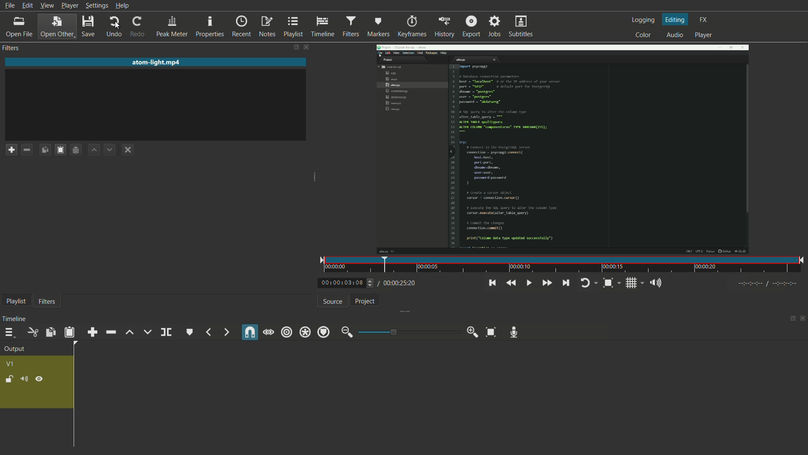 The image size is (808, 455). What do you see at coordinates (76, 149) in the screenshot?
I see `Resources` at bounding box center [76, 149].